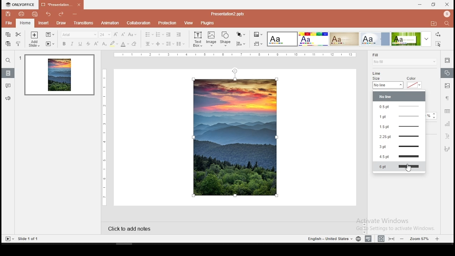 This screenshot has width=455, height=256. I want to click on font size, so click(105, 34).